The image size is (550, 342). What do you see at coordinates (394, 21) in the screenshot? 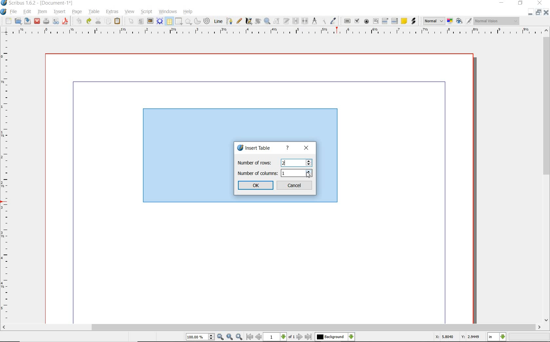
I see `PDF List Box` at bounding box center [394, 21].